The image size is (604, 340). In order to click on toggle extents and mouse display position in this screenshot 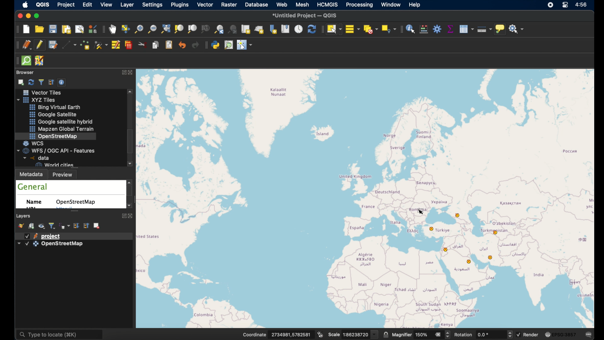, I will do `click(321, 334)`.